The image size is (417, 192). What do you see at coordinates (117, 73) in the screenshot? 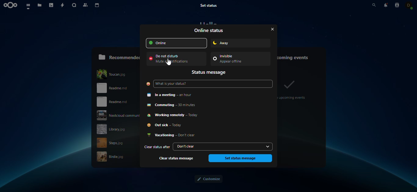
I see `Toucan.jpg` at bounding box center [117, 73].